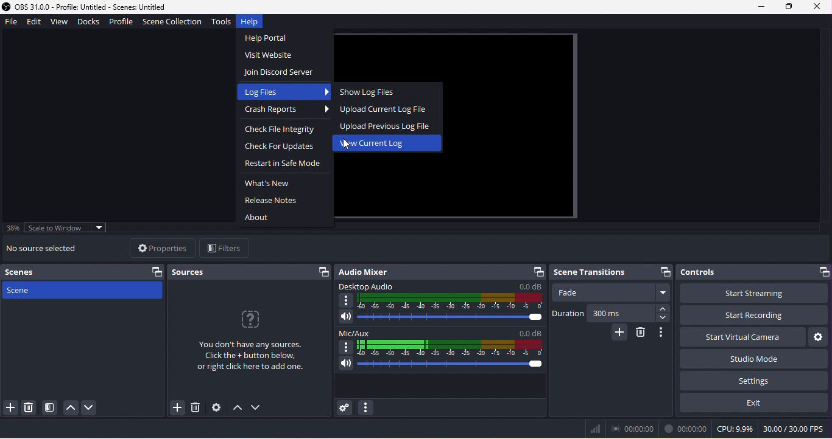 This screenshot has width=832, height=439. Describe the element at coordinates (566, 315) in the screenshot. I see `duration` at that location.